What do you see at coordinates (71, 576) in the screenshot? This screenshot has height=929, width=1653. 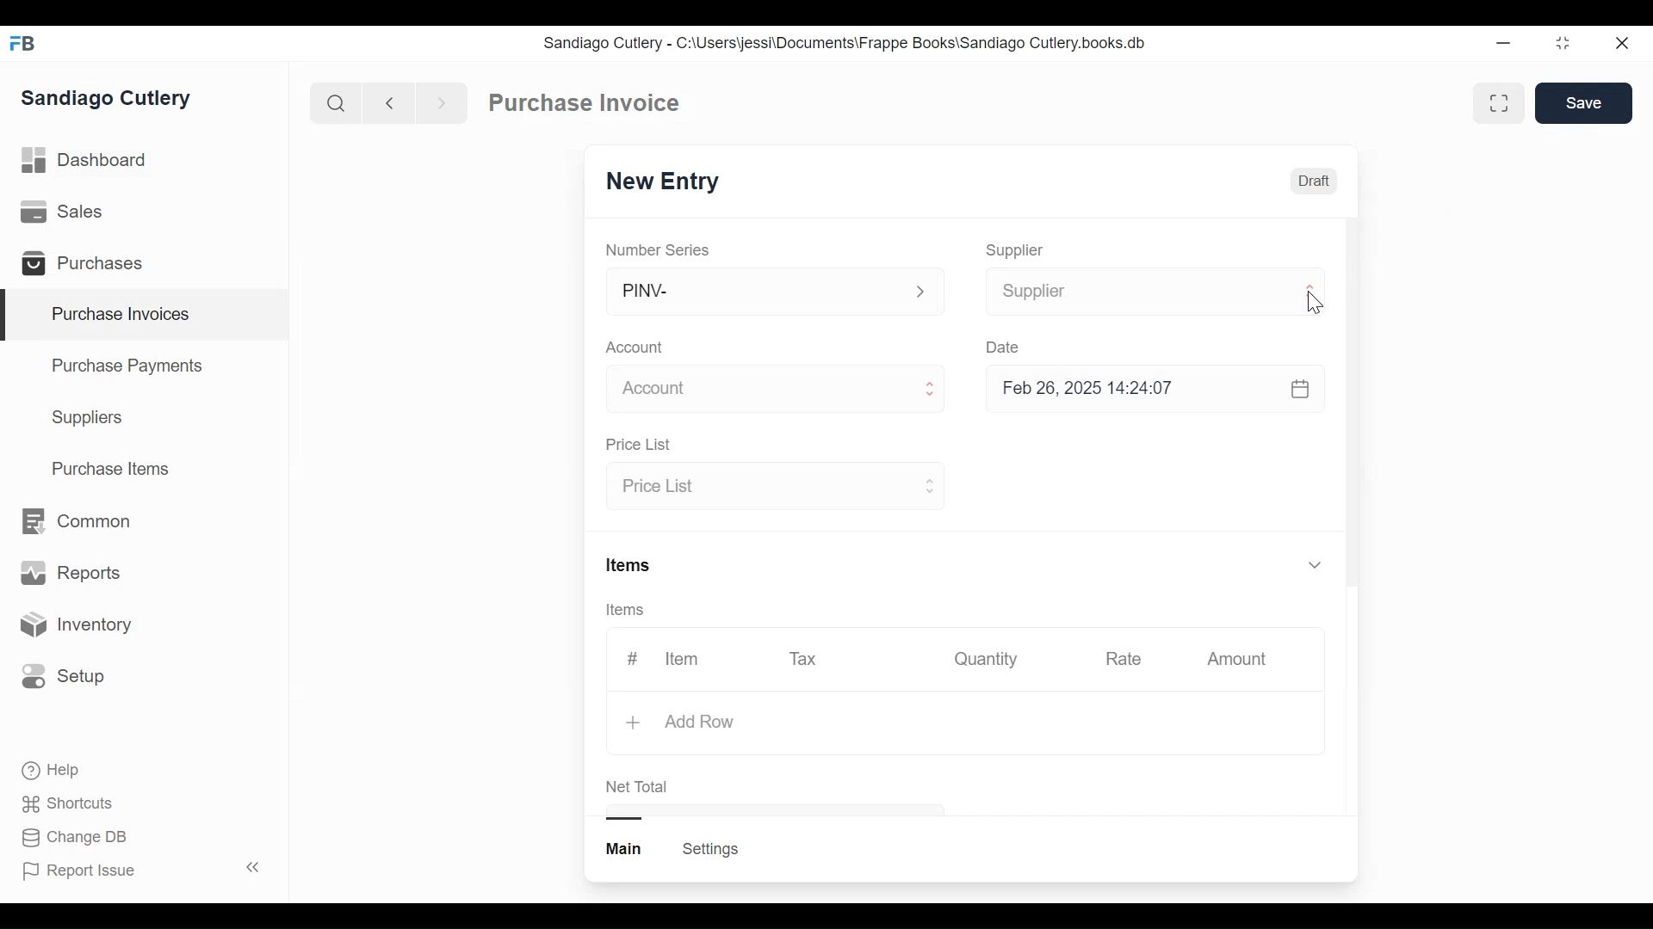 I see `Reports` at bounding box center [71, 576].